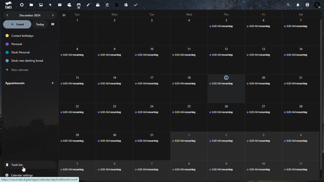 This screenshot has width=324, height=182. I want to click on 5, so click(227, 31).